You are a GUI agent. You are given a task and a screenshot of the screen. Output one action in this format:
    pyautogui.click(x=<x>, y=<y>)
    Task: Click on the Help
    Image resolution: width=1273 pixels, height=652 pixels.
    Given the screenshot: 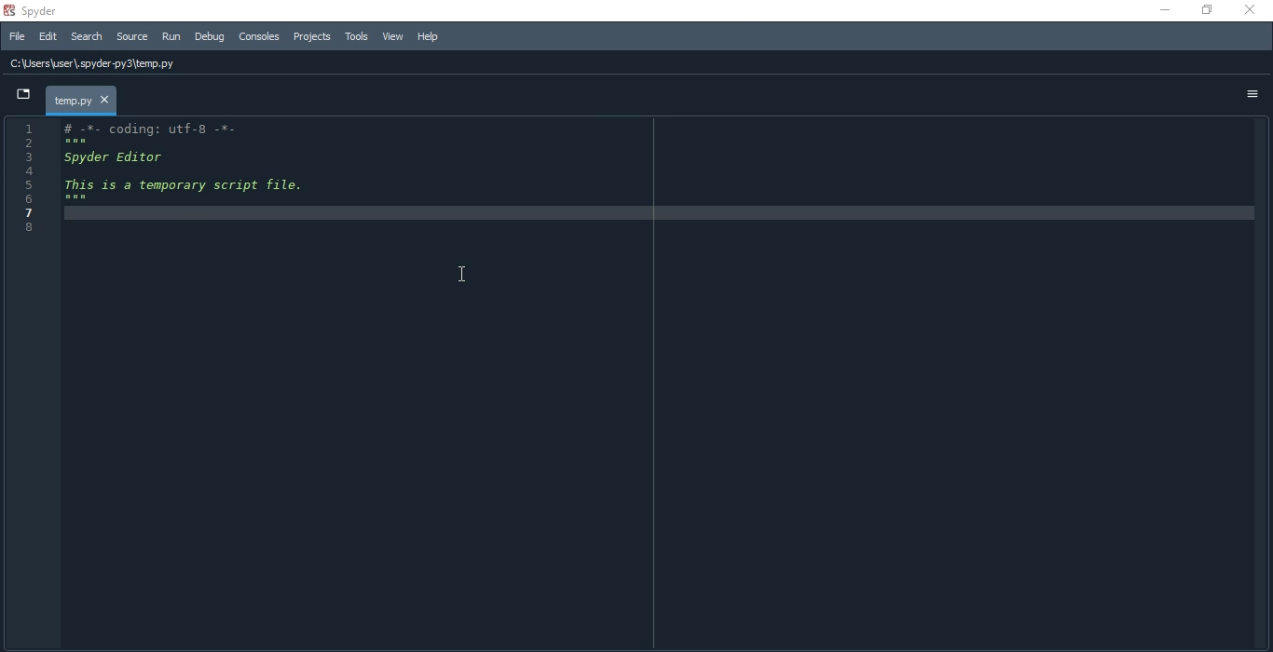 What is the action you would take?
    pyautogui.click(x=432, y=37)
    